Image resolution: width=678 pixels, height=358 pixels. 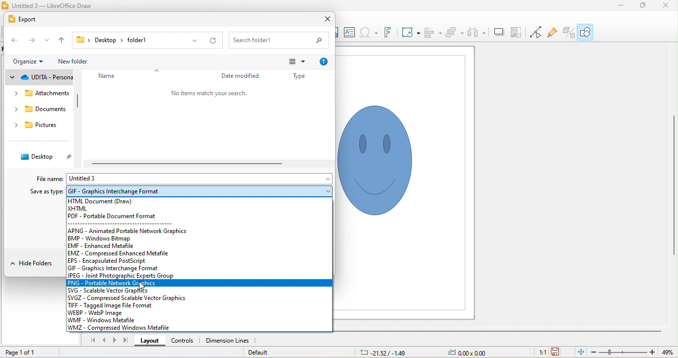 I want to click on up to previous, so click(x=63, y=40).